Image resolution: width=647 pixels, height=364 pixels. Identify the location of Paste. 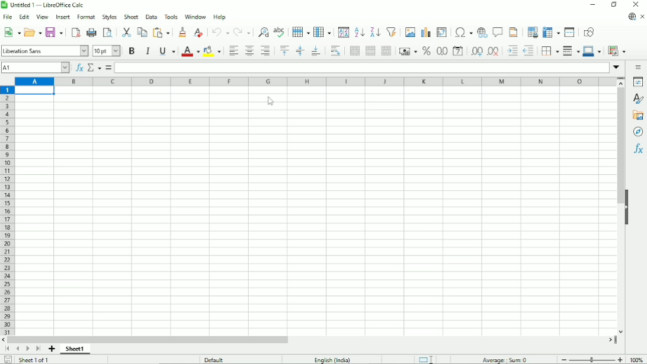
(162, 32).